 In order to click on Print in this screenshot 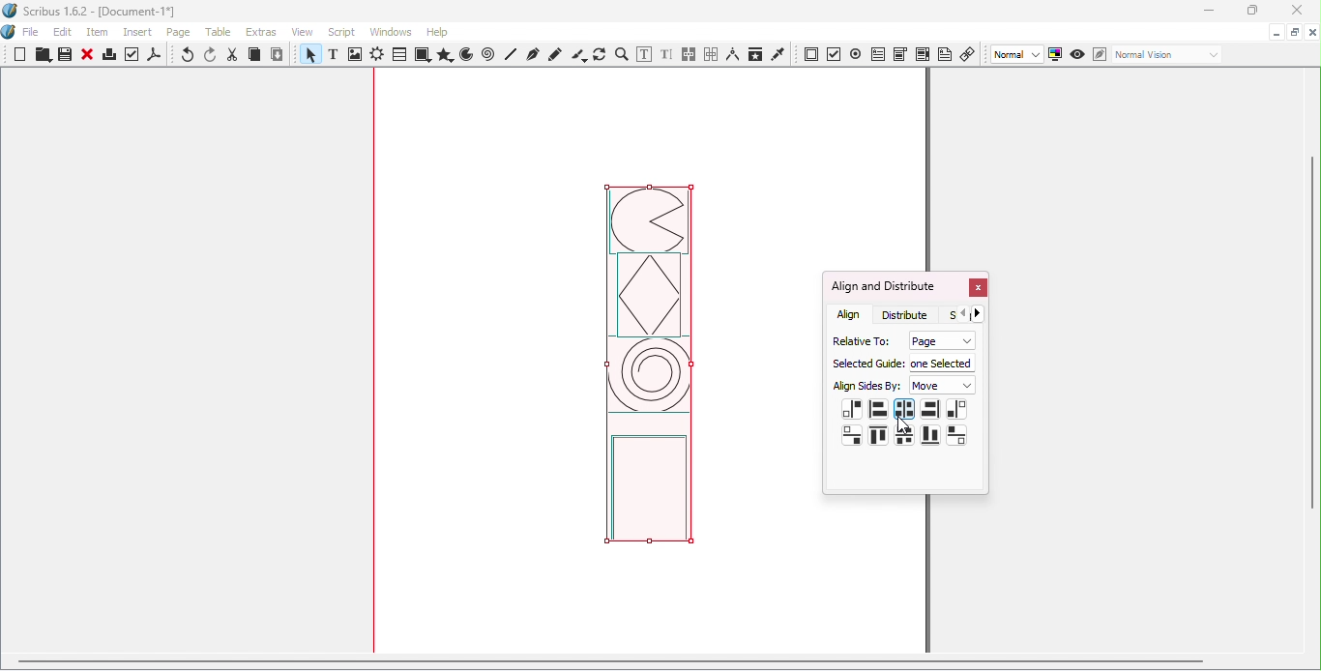, I will do `click(108, 57)`.